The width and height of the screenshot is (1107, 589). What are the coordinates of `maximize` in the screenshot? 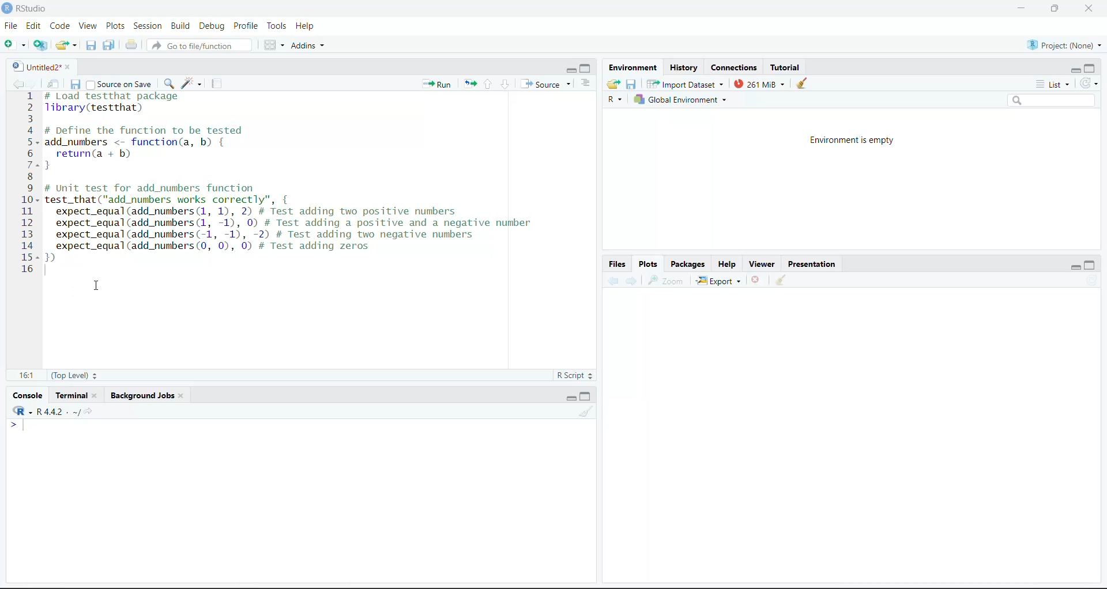 It's located at (1091, 264).